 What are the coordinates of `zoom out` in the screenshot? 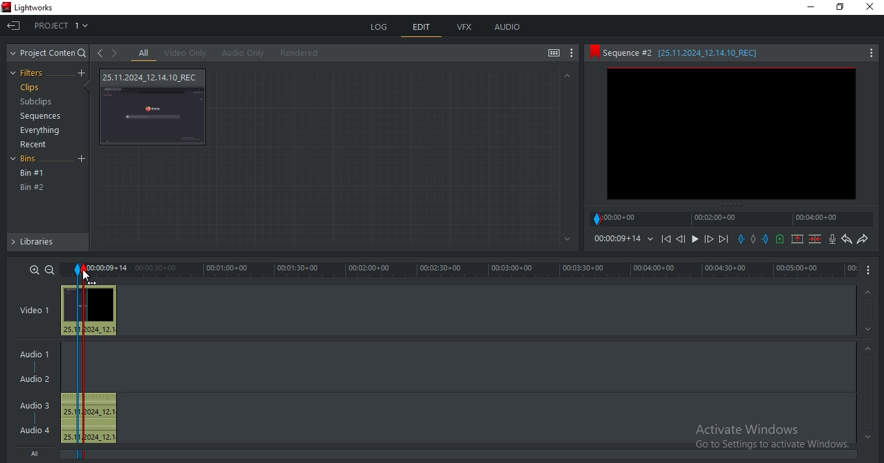 It's located at (49, 269).